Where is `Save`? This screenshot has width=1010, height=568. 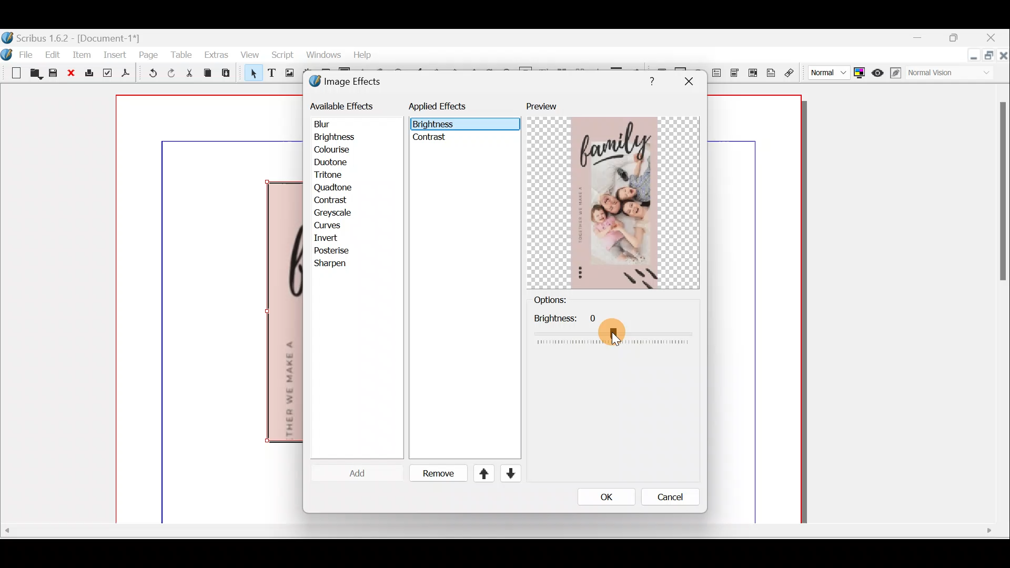
Save is located at coordinates (55, 74).